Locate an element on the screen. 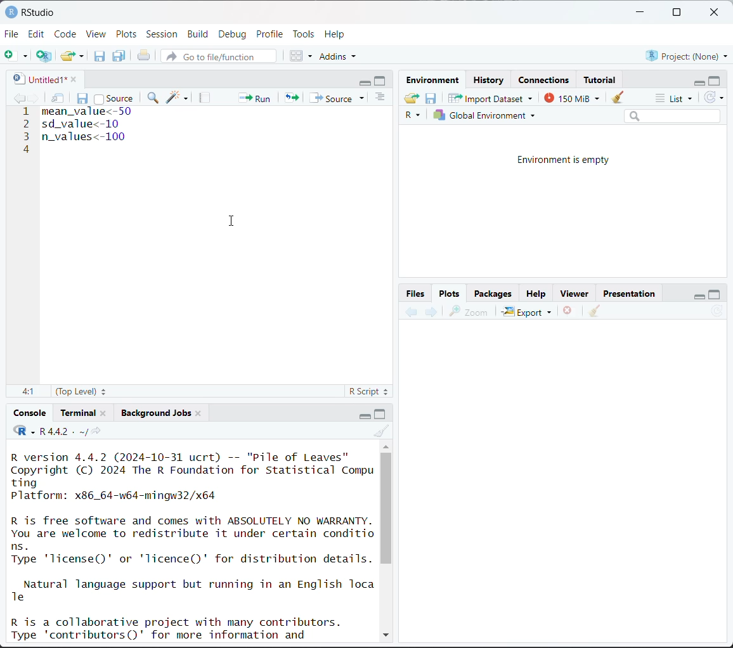  addins is located at coordinates (340, 56).